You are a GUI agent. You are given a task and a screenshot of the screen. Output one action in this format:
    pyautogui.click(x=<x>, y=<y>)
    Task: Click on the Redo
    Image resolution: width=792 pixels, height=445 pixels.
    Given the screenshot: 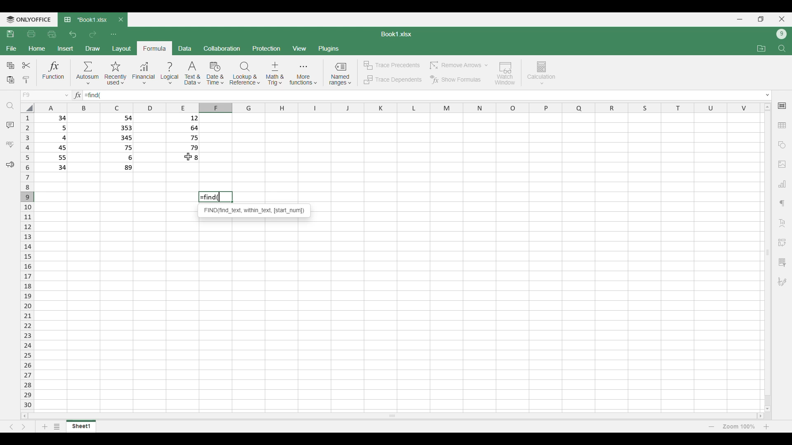 What is the action you would take?
    pyautogui.click(x=92, y=35)
    